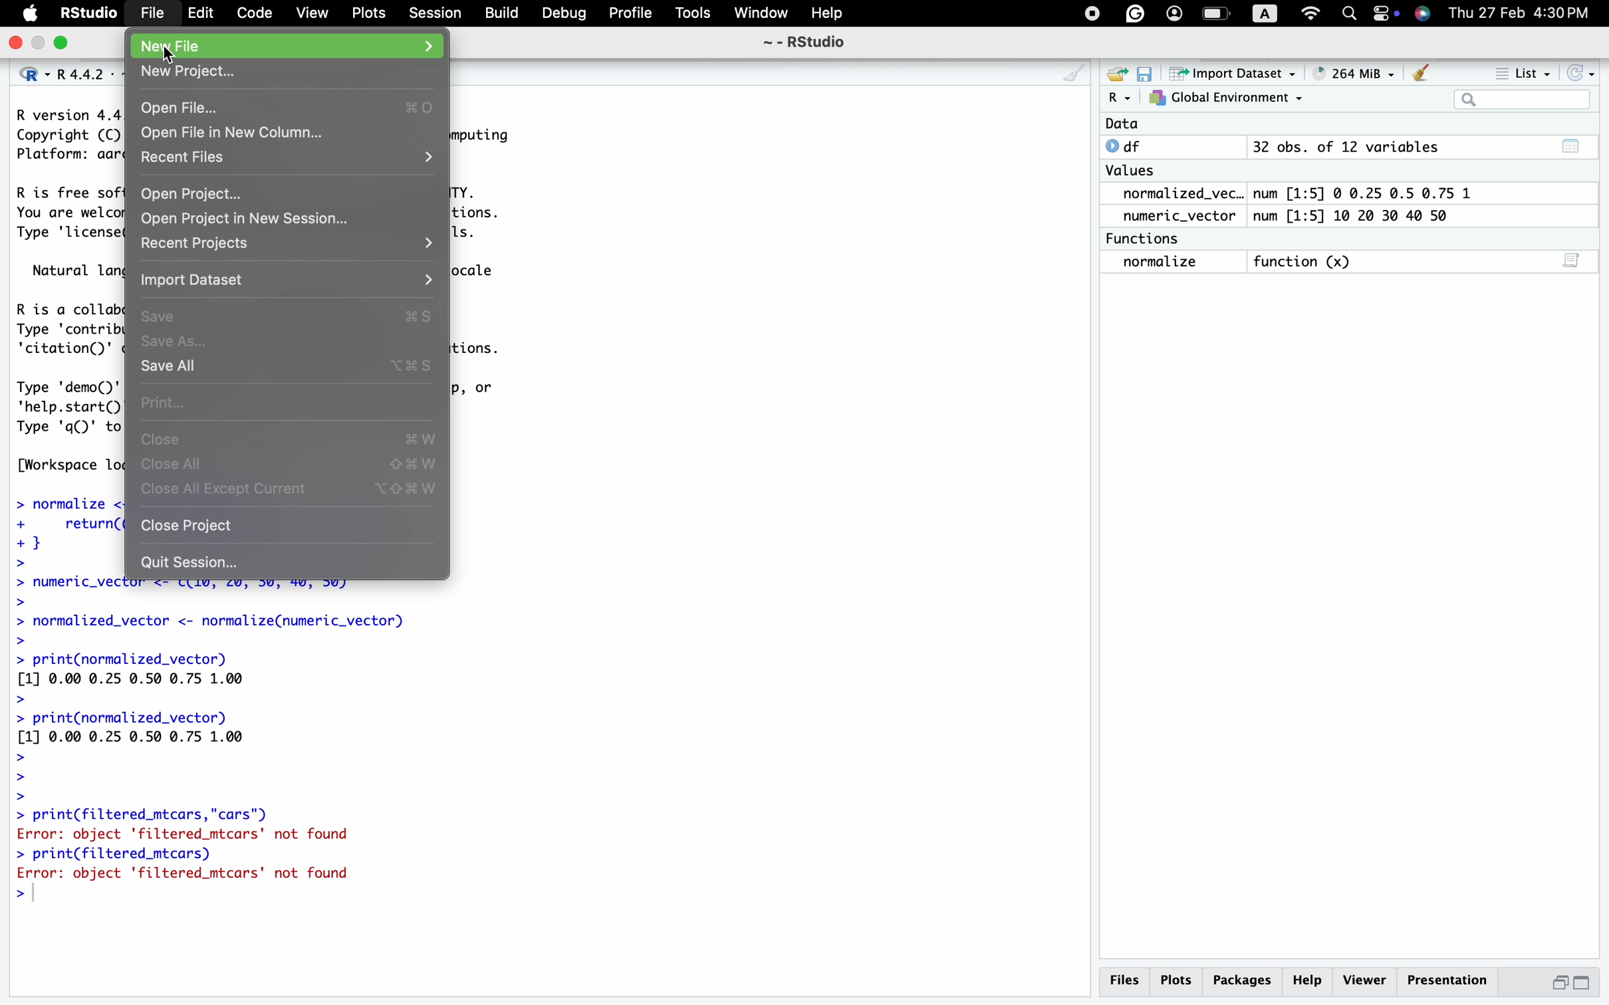 This screenshot has height=1005, width=1609. I want to click on > print(normalized_vector)
[1] 0.00 0.25 0.50 0.75 1.00, so click(144, 756).